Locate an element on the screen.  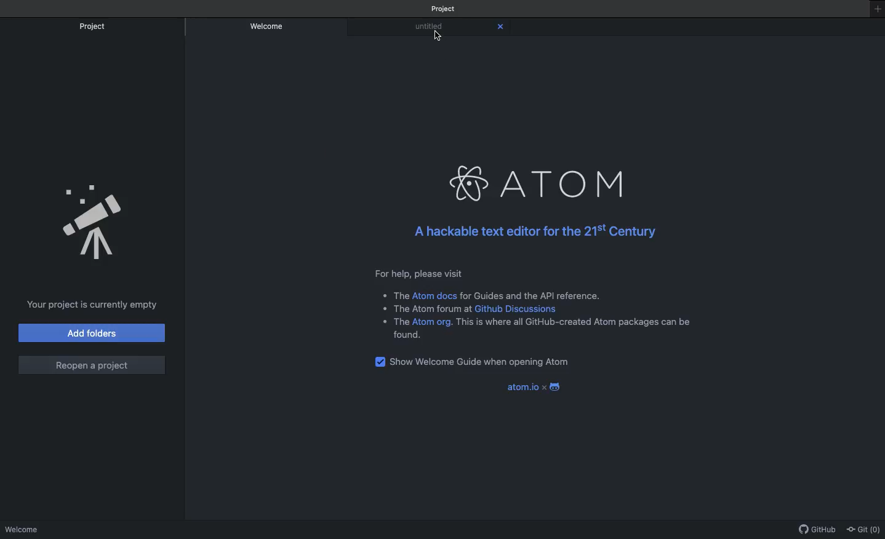
Welcome is located at coordinates (267, 28).